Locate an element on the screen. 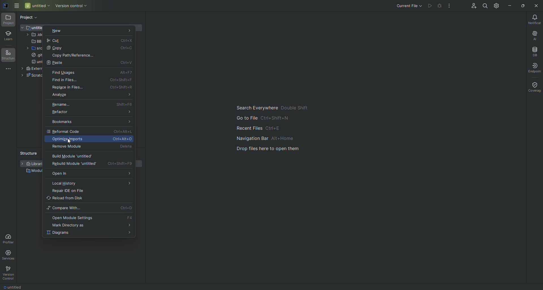 This screenshot has width=543, height=290. Repair IDE on File is located at coordinates (90, 191).